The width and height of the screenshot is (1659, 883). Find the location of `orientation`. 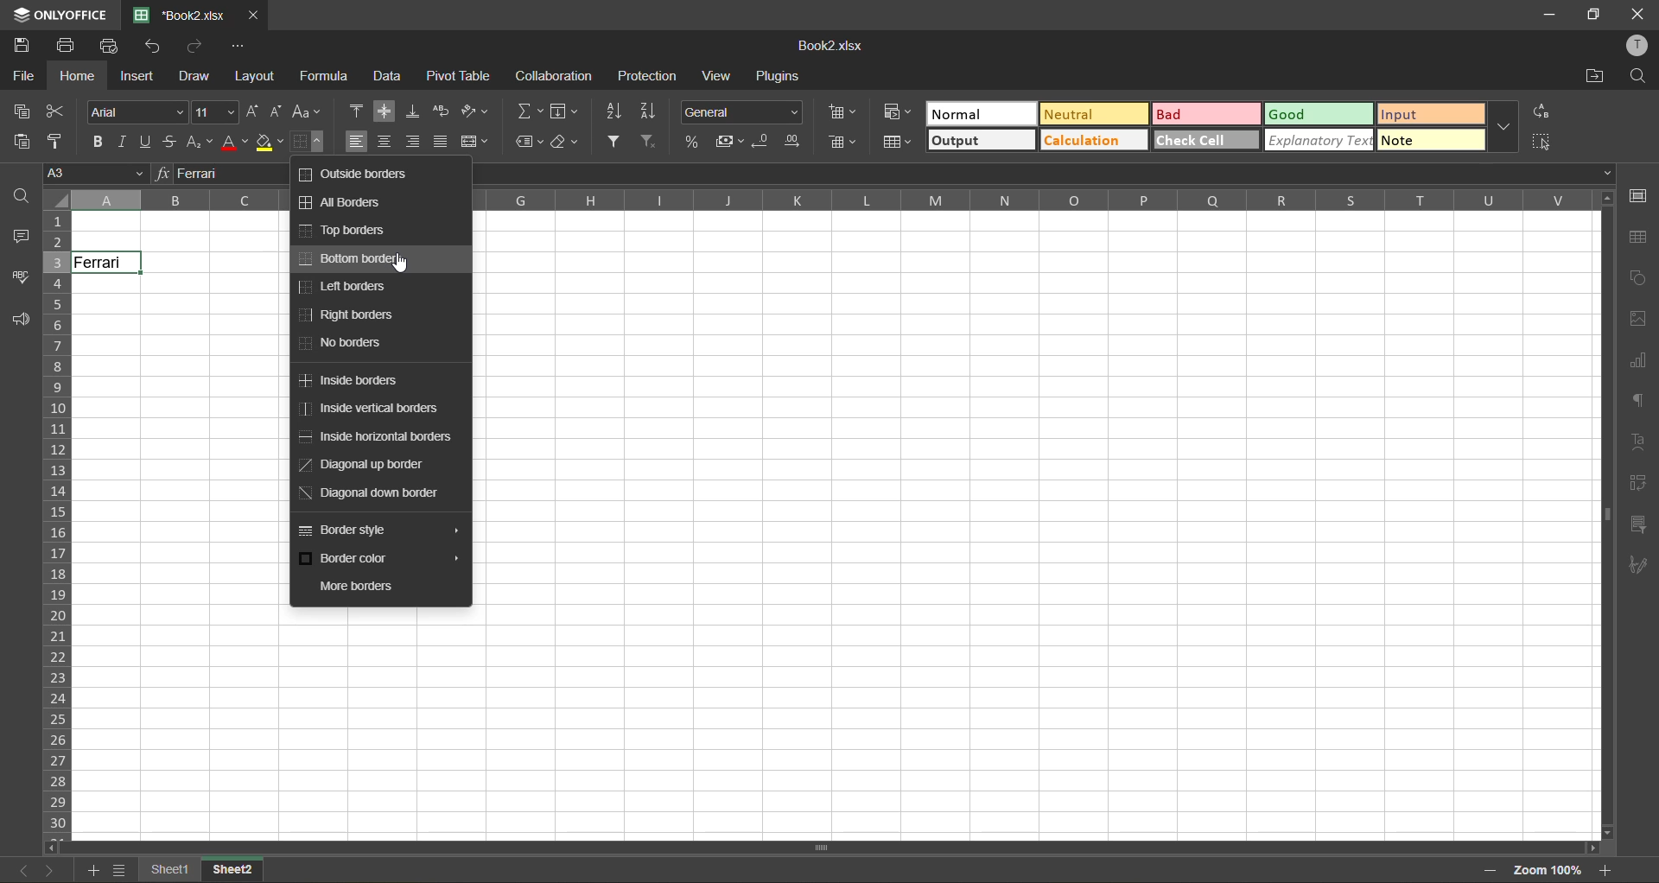

orientation is located at coordinates (480, 111).